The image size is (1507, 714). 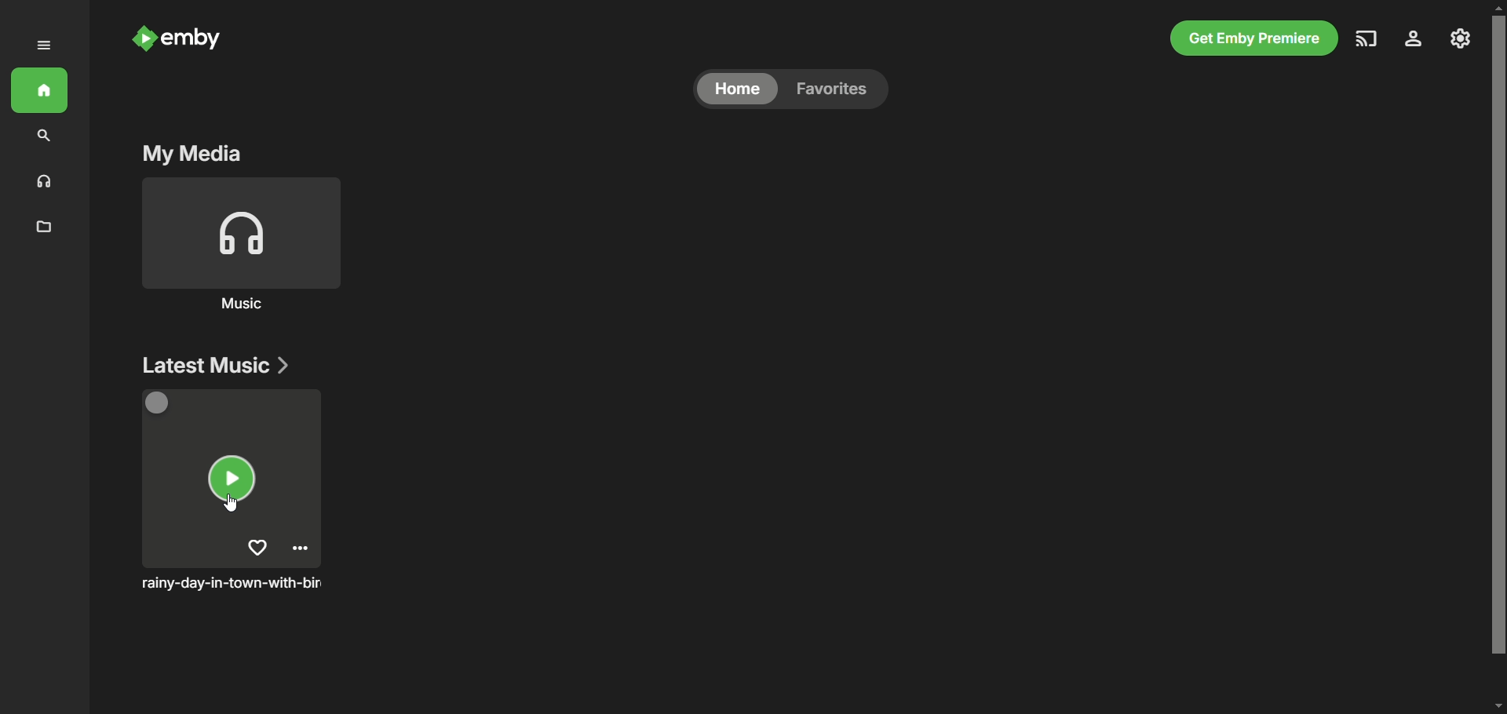 What do you see at coordinates (43, 88) in the screenshot?
I see `home` at bounding box center [43, 88].